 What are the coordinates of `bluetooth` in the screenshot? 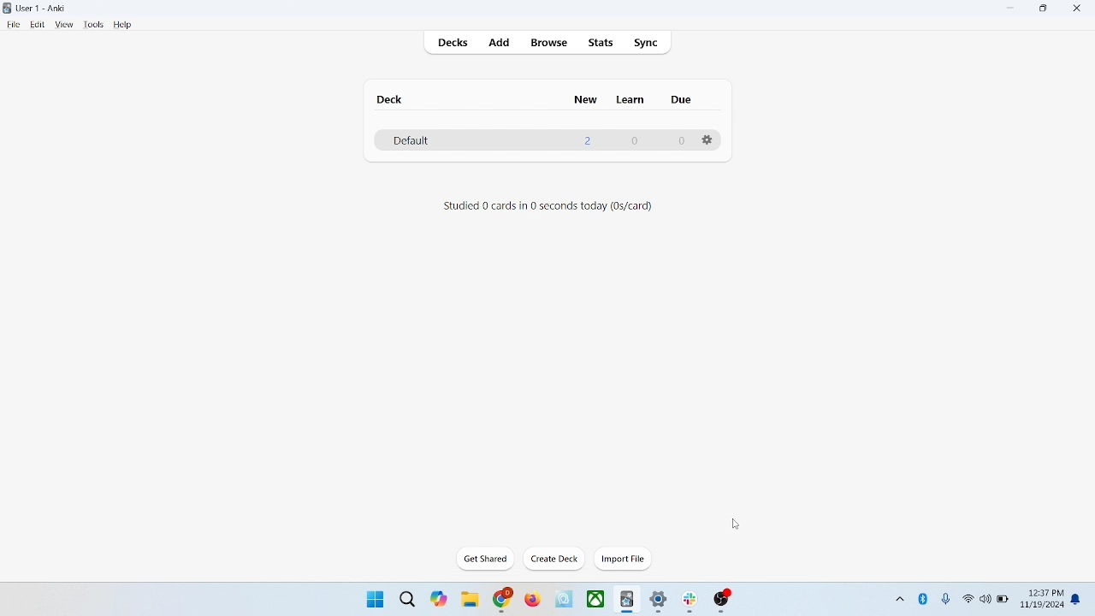 It's located at (924, 598).